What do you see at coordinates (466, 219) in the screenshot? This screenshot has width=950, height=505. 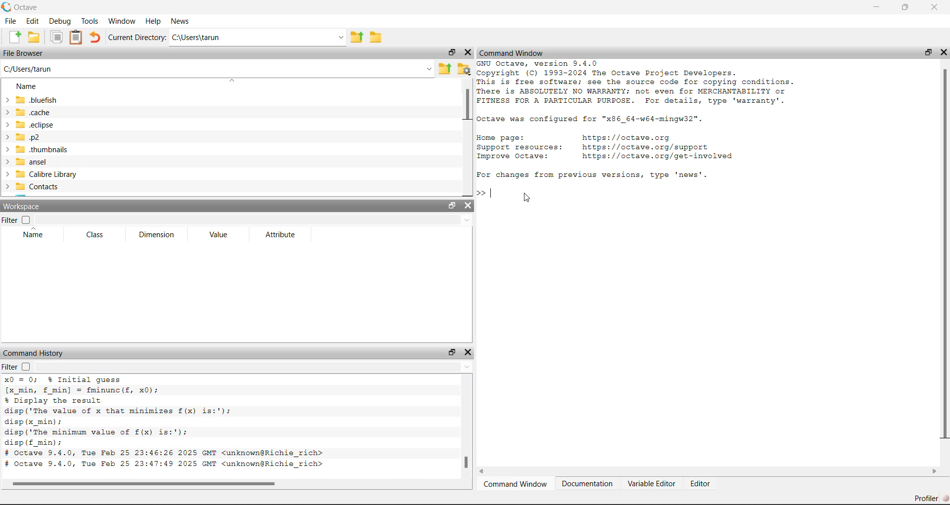 I see `Dropdown` at bounding box center [466, 219].